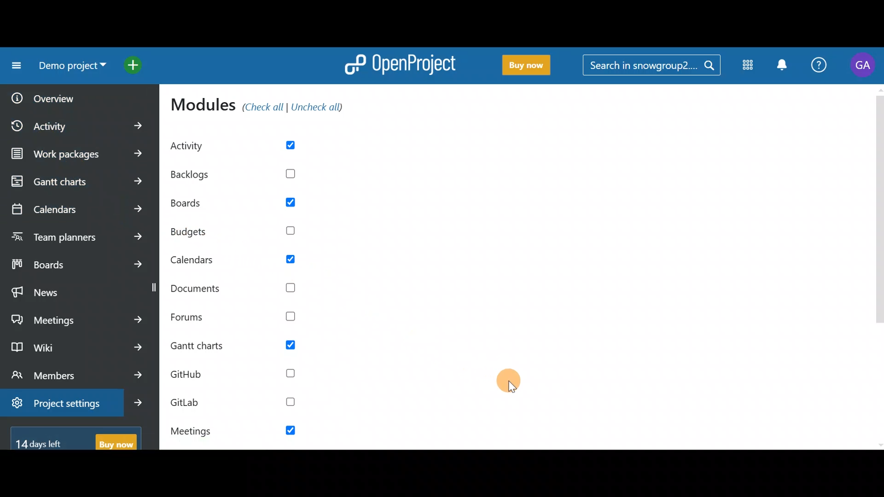 The image size is (884, 497). I want to click on News, so click(72, 289).